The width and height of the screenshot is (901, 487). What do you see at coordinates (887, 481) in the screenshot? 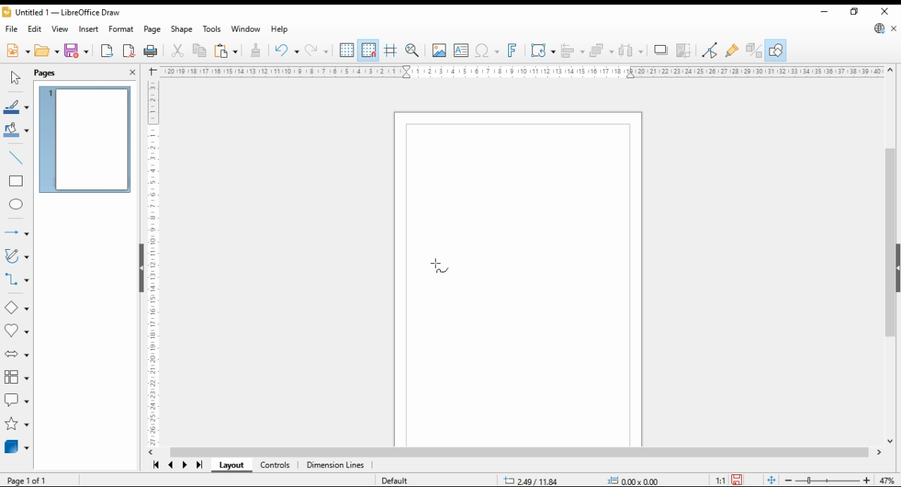
I see `zoom factor` at bounding box center [887, 481].